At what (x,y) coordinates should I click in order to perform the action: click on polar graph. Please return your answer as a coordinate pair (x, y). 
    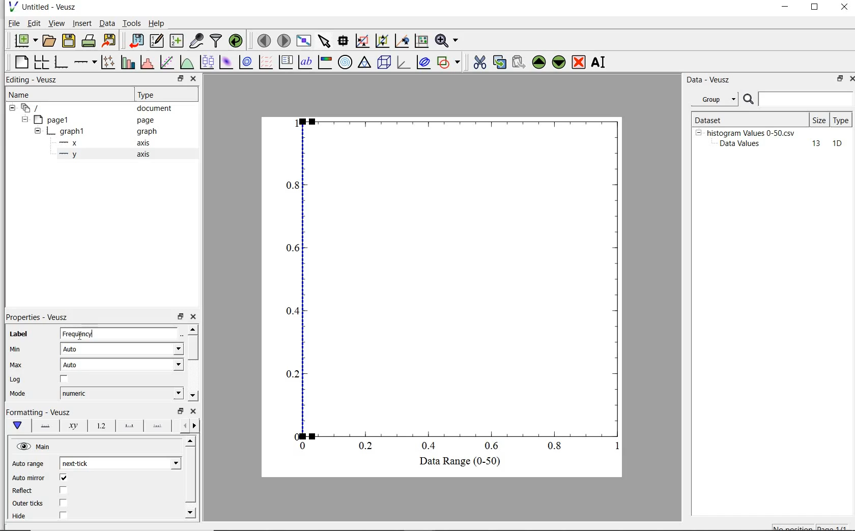
    Looking at the image, I should click on (345, 62).